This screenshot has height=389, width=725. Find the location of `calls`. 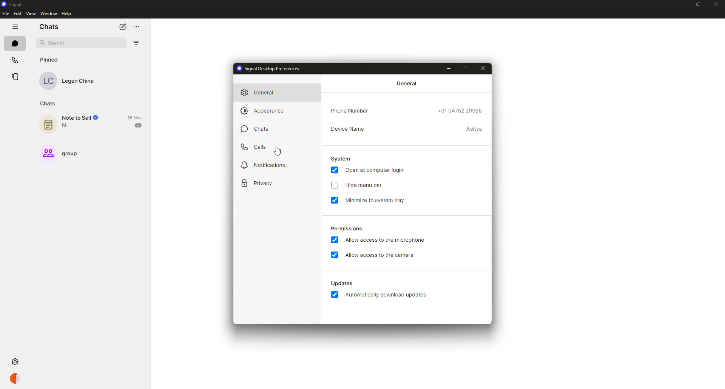

calls is located at coordinates (255, 147).